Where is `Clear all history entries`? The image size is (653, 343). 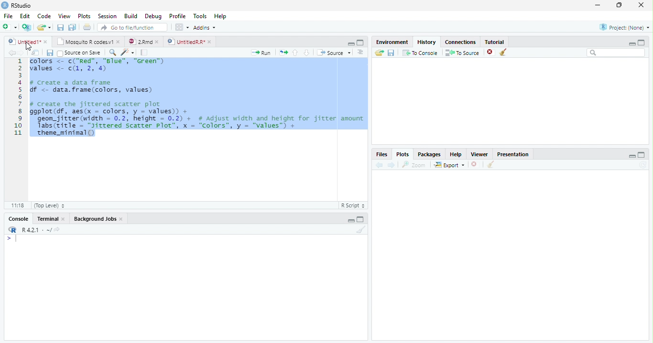 Clear all history entries is located at coordinates (504, 52).